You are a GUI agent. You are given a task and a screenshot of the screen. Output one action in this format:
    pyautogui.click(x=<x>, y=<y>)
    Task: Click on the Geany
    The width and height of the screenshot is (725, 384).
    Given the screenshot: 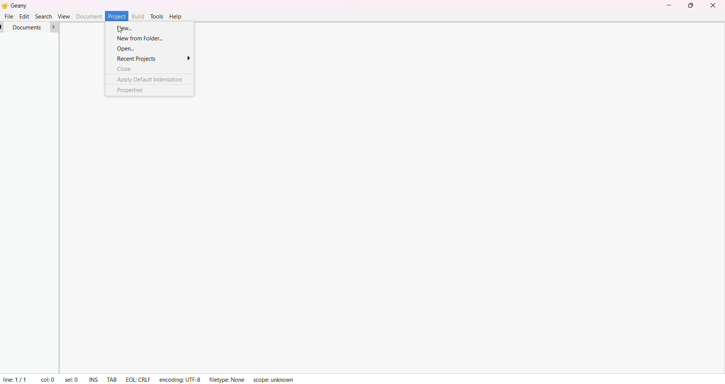 What is the action you would take?
    pyautogui.click(x=19, y=5)
    